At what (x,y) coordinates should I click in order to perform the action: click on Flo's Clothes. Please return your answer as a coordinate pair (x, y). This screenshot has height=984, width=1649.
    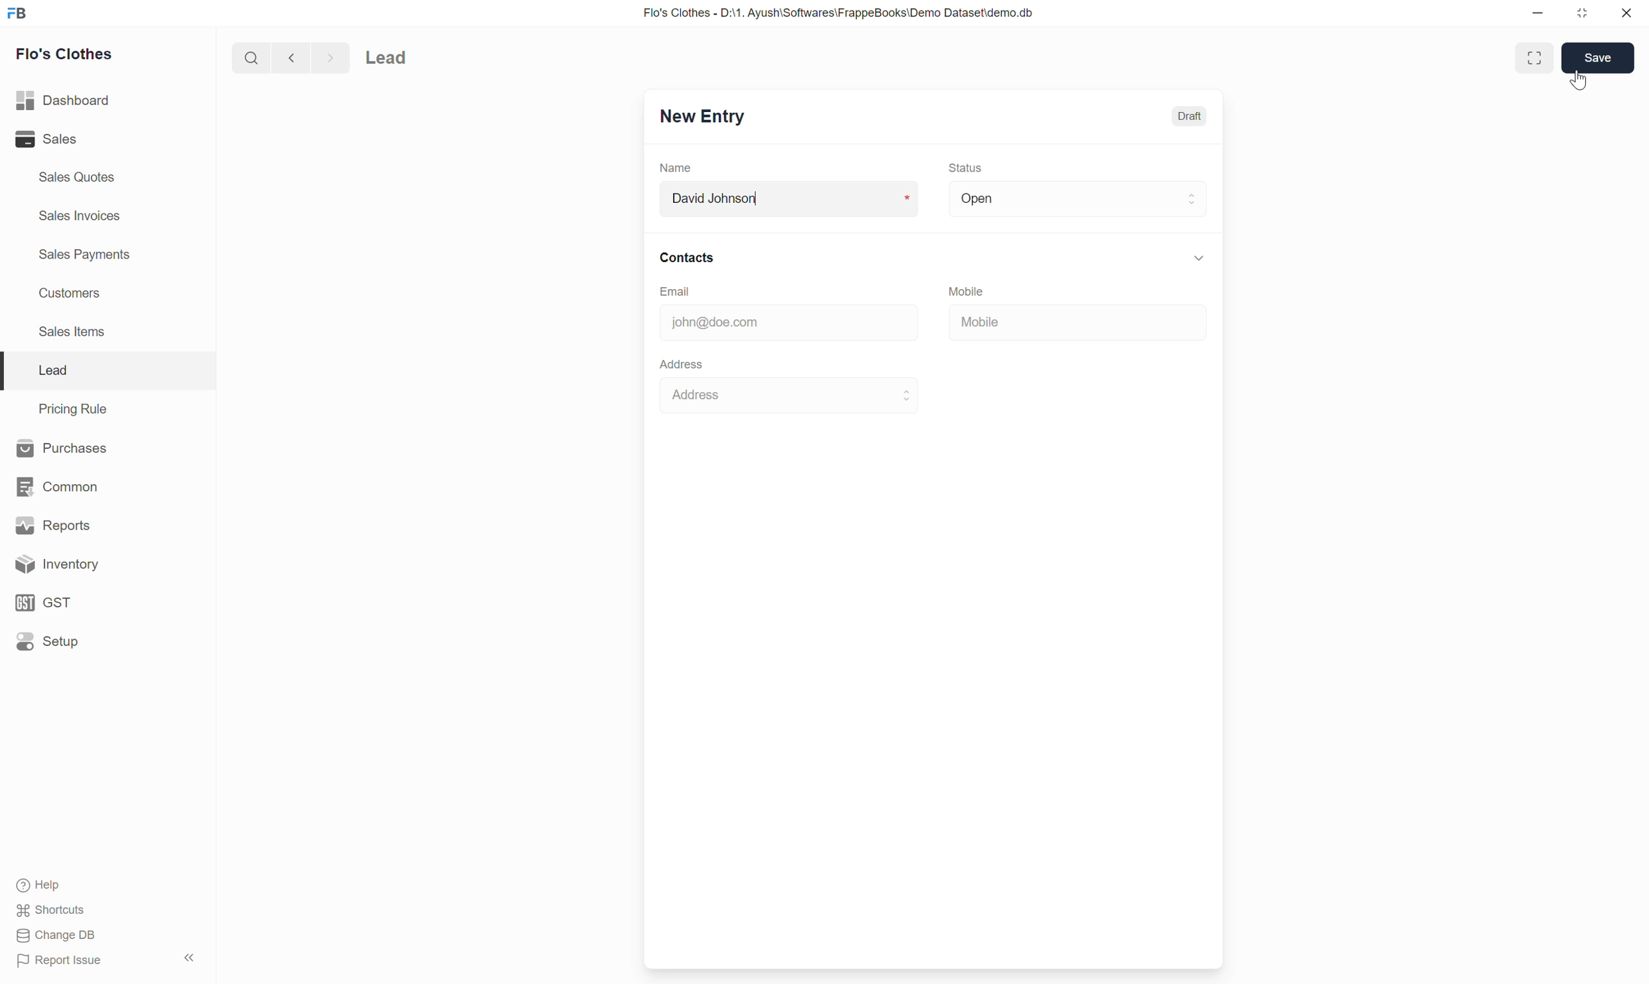
    Looking at the image, I should click on (70, 54).